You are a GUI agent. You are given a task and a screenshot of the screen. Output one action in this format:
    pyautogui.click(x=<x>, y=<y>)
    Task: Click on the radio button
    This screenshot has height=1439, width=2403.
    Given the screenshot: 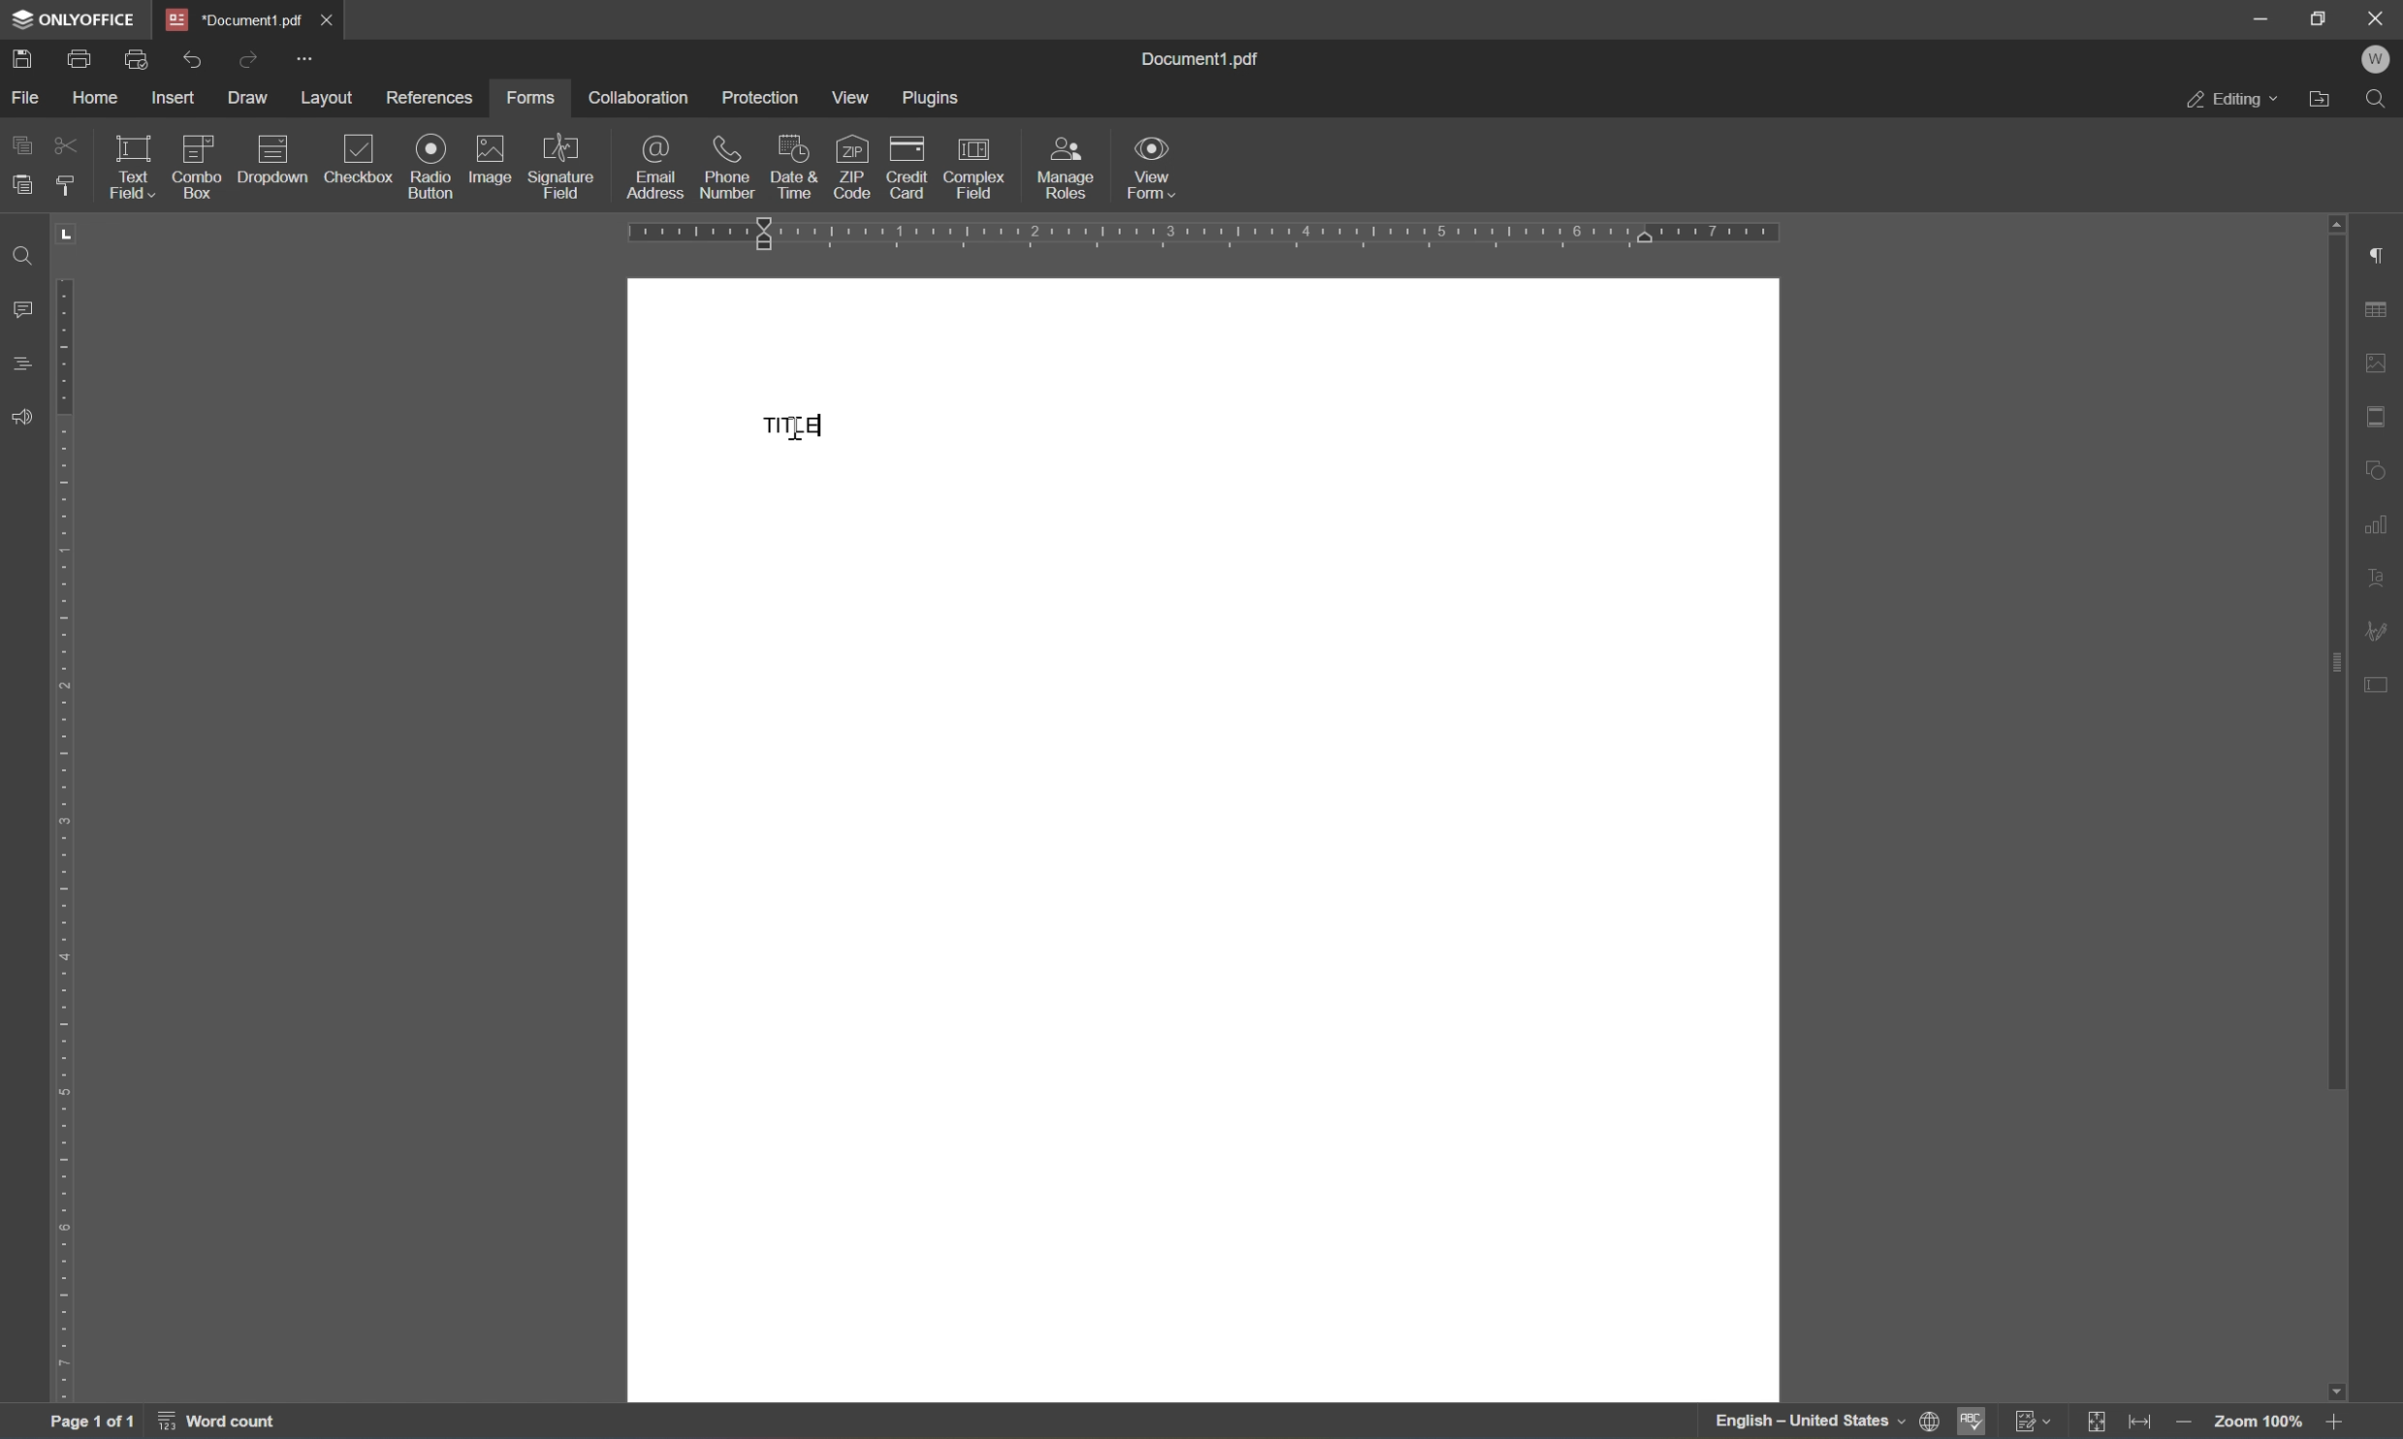 What is the action you would take?
    pyautogui.click(x=427, y=165)
    